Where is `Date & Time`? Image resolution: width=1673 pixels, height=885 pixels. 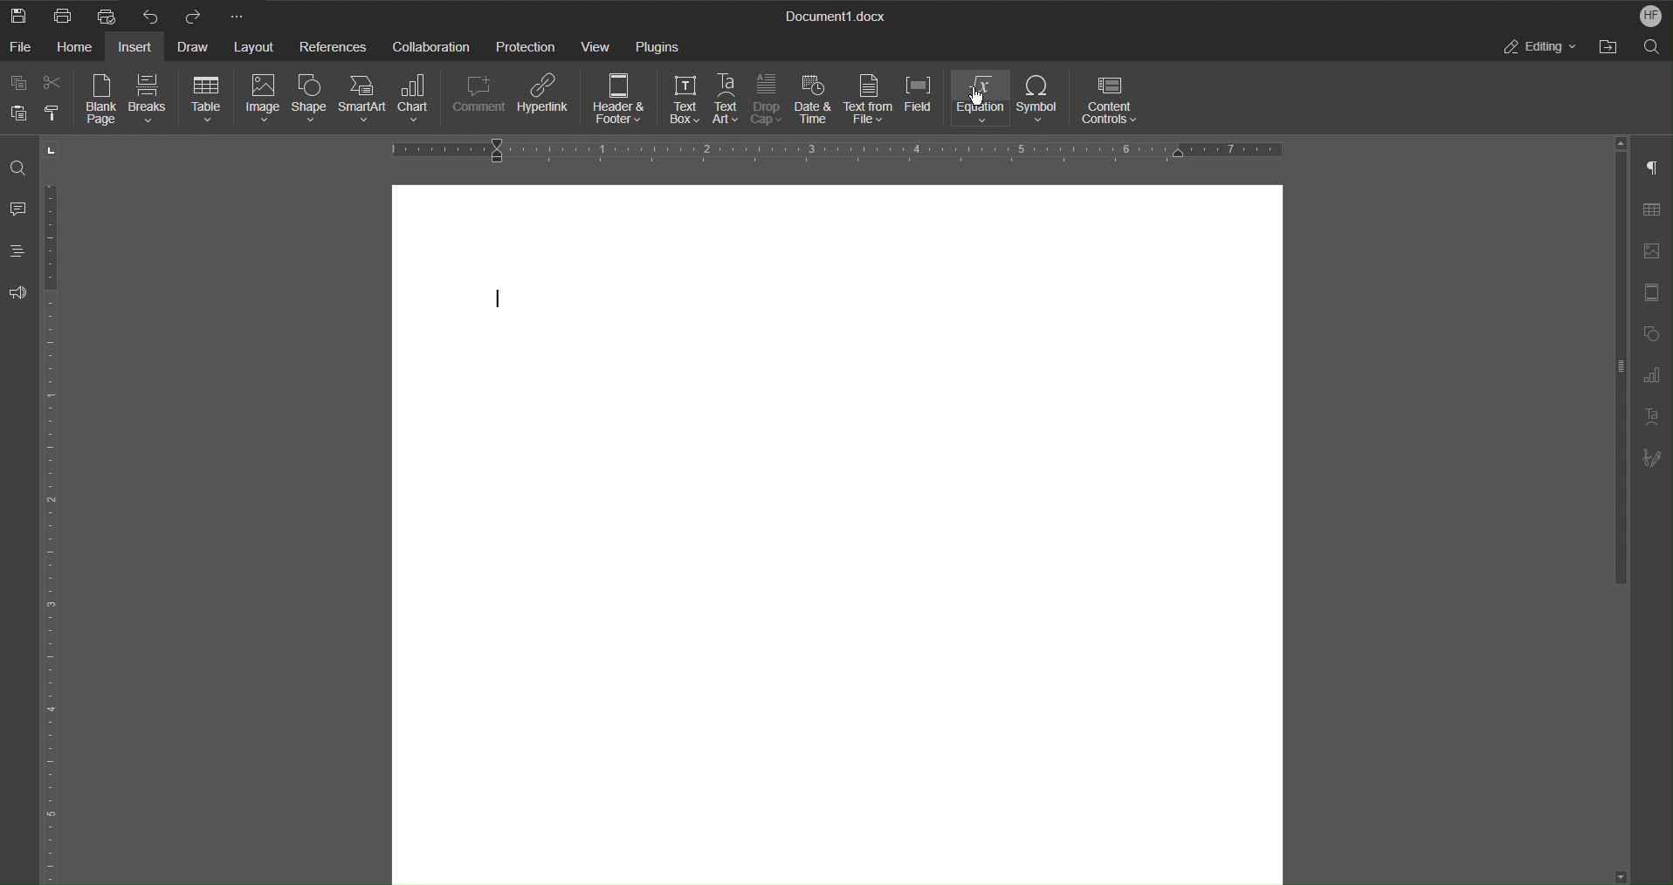 Date & Time is located at coordinates (816, 100).